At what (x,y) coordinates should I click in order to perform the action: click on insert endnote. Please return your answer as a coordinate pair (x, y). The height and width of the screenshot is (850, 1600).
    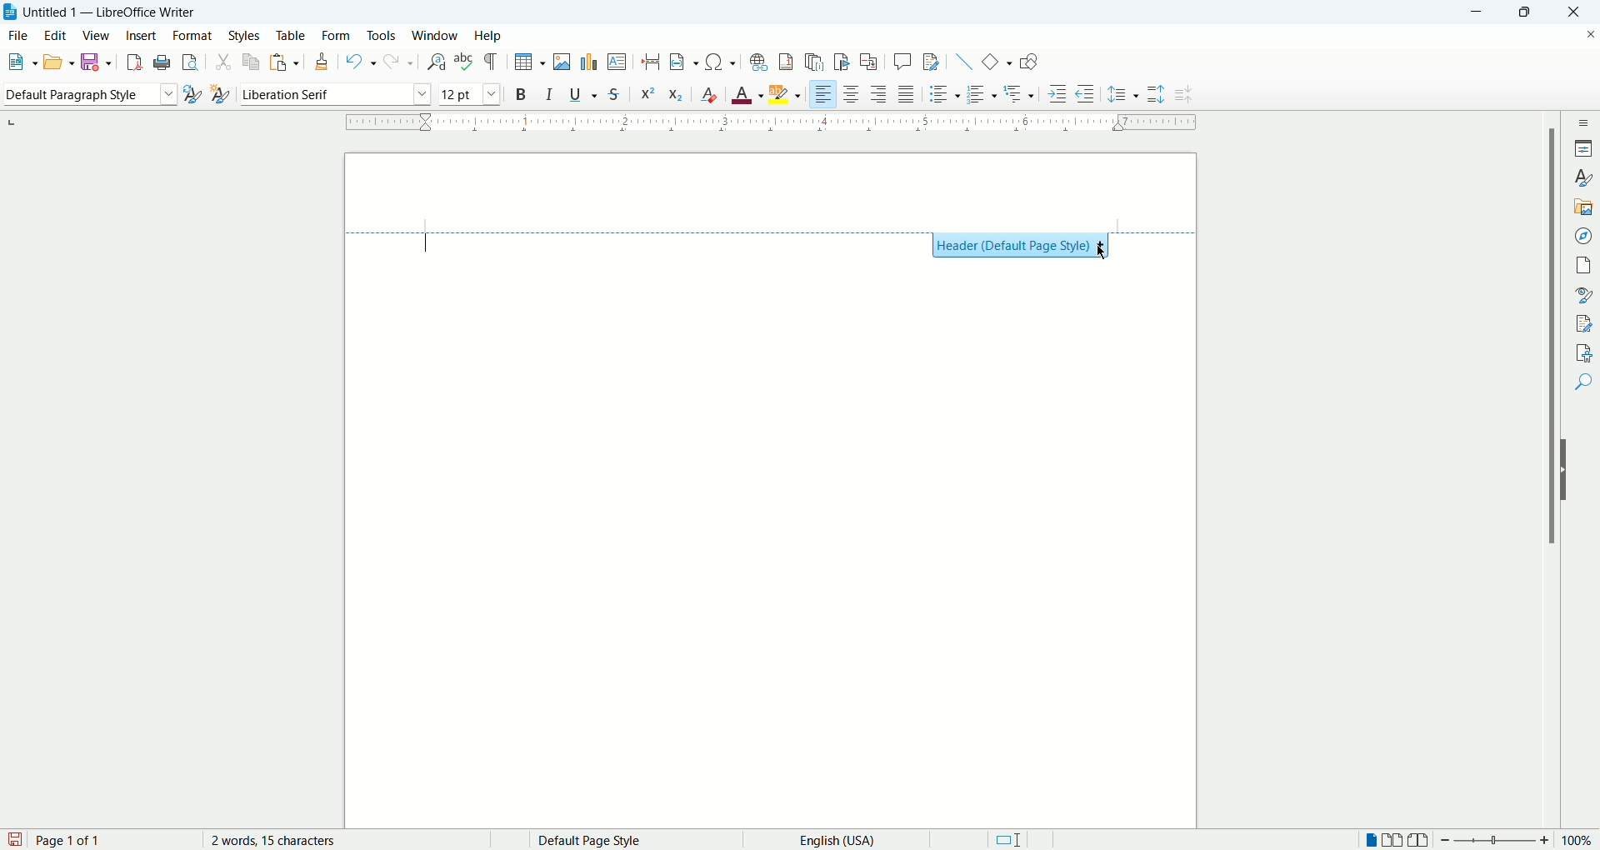
    Looking at the image, I should click on (816, 63).